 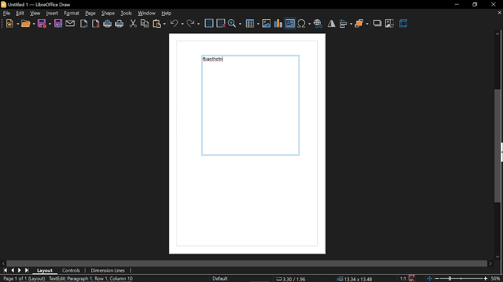 What do you see at coordinates (318, 24) in the screenshot?
I see `insert hyperlink` at bounding box center [318, 24].